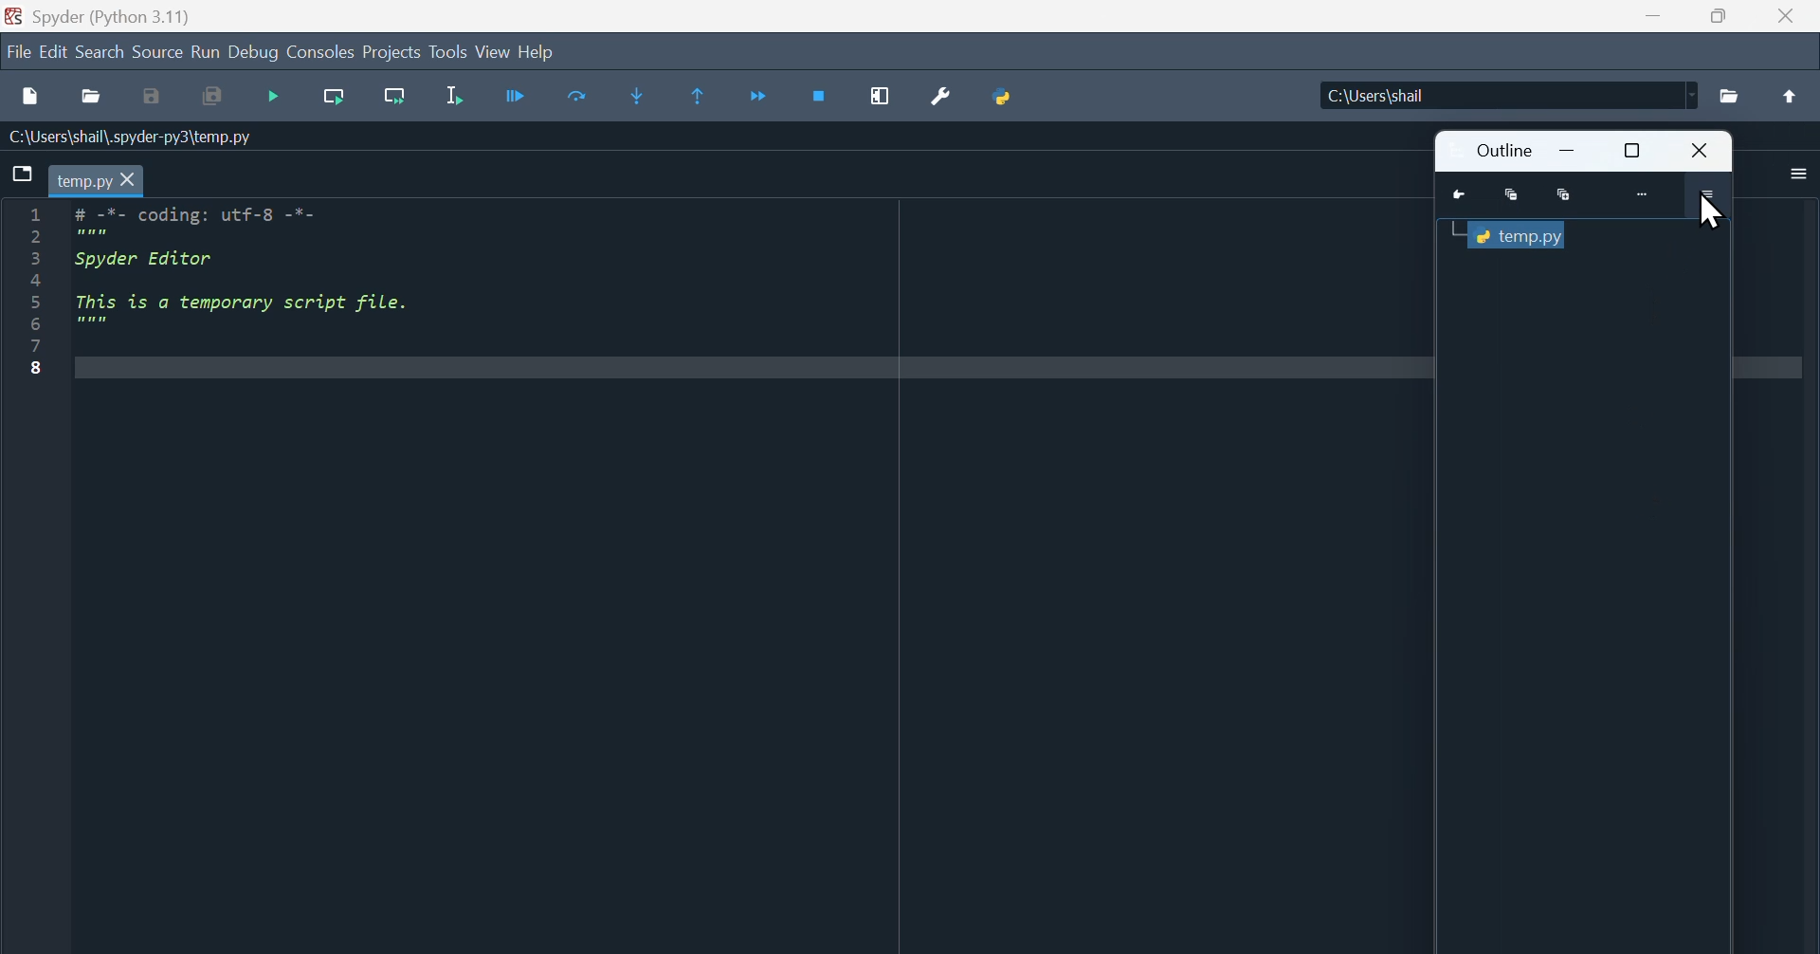 This screenshot has height=954, width=1820. Describe the element at coordinates (335, 97) in the screenshot. I see `Run current cell` at that location.